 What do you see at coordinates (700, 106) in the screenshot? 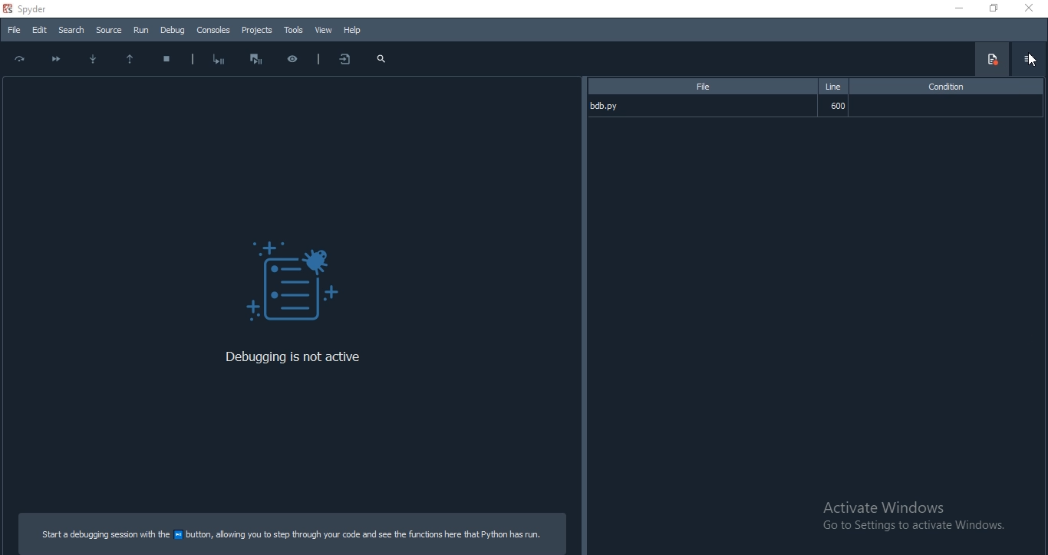
I see `bdp.py` at bounding box center [700, 106].